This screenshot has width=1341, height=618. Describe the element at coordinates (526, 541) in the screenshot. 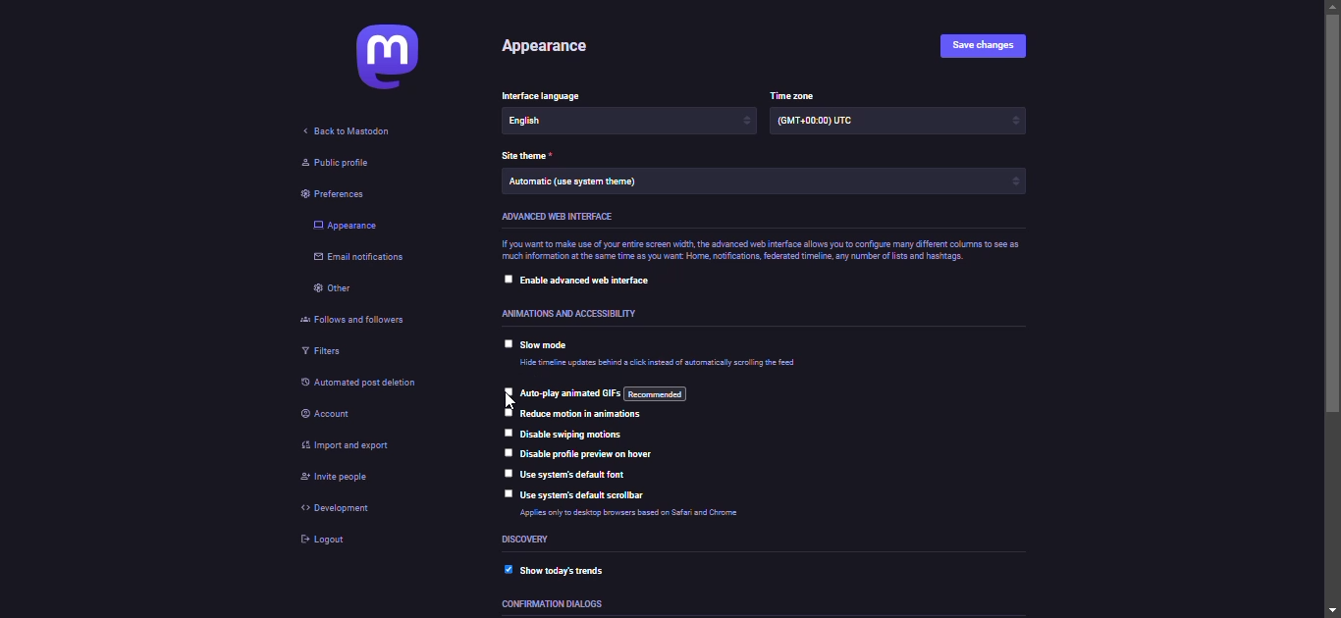

I see `discovery` at that location.